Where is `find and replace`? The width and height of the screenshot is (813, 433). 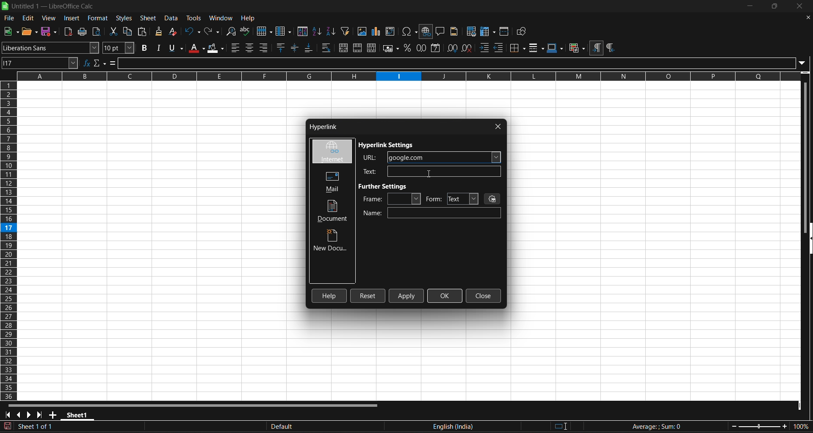 find and replace is located at coordinates (232, 32).